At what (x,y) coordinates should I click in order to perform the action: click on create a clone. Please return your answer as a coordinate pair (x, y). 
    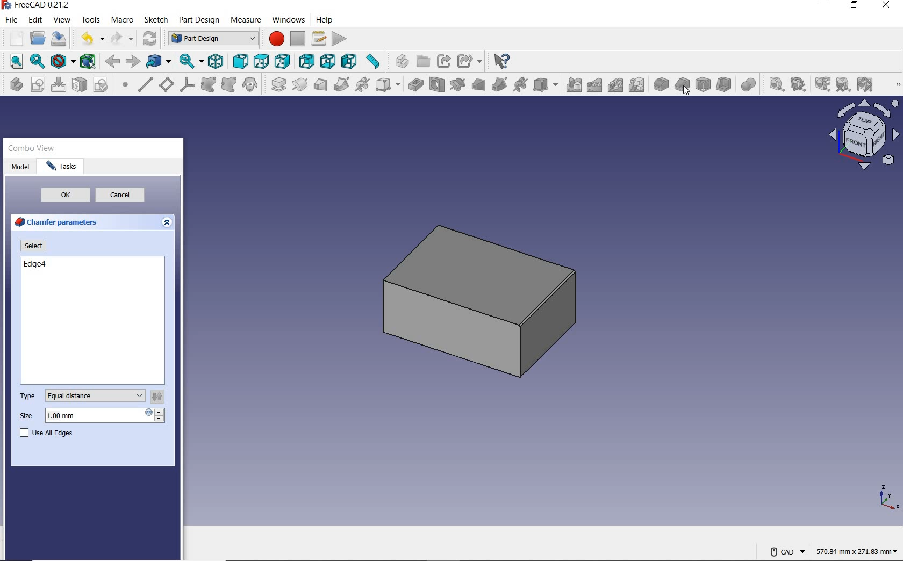
    Looking at the image, I should click on (252, 84).